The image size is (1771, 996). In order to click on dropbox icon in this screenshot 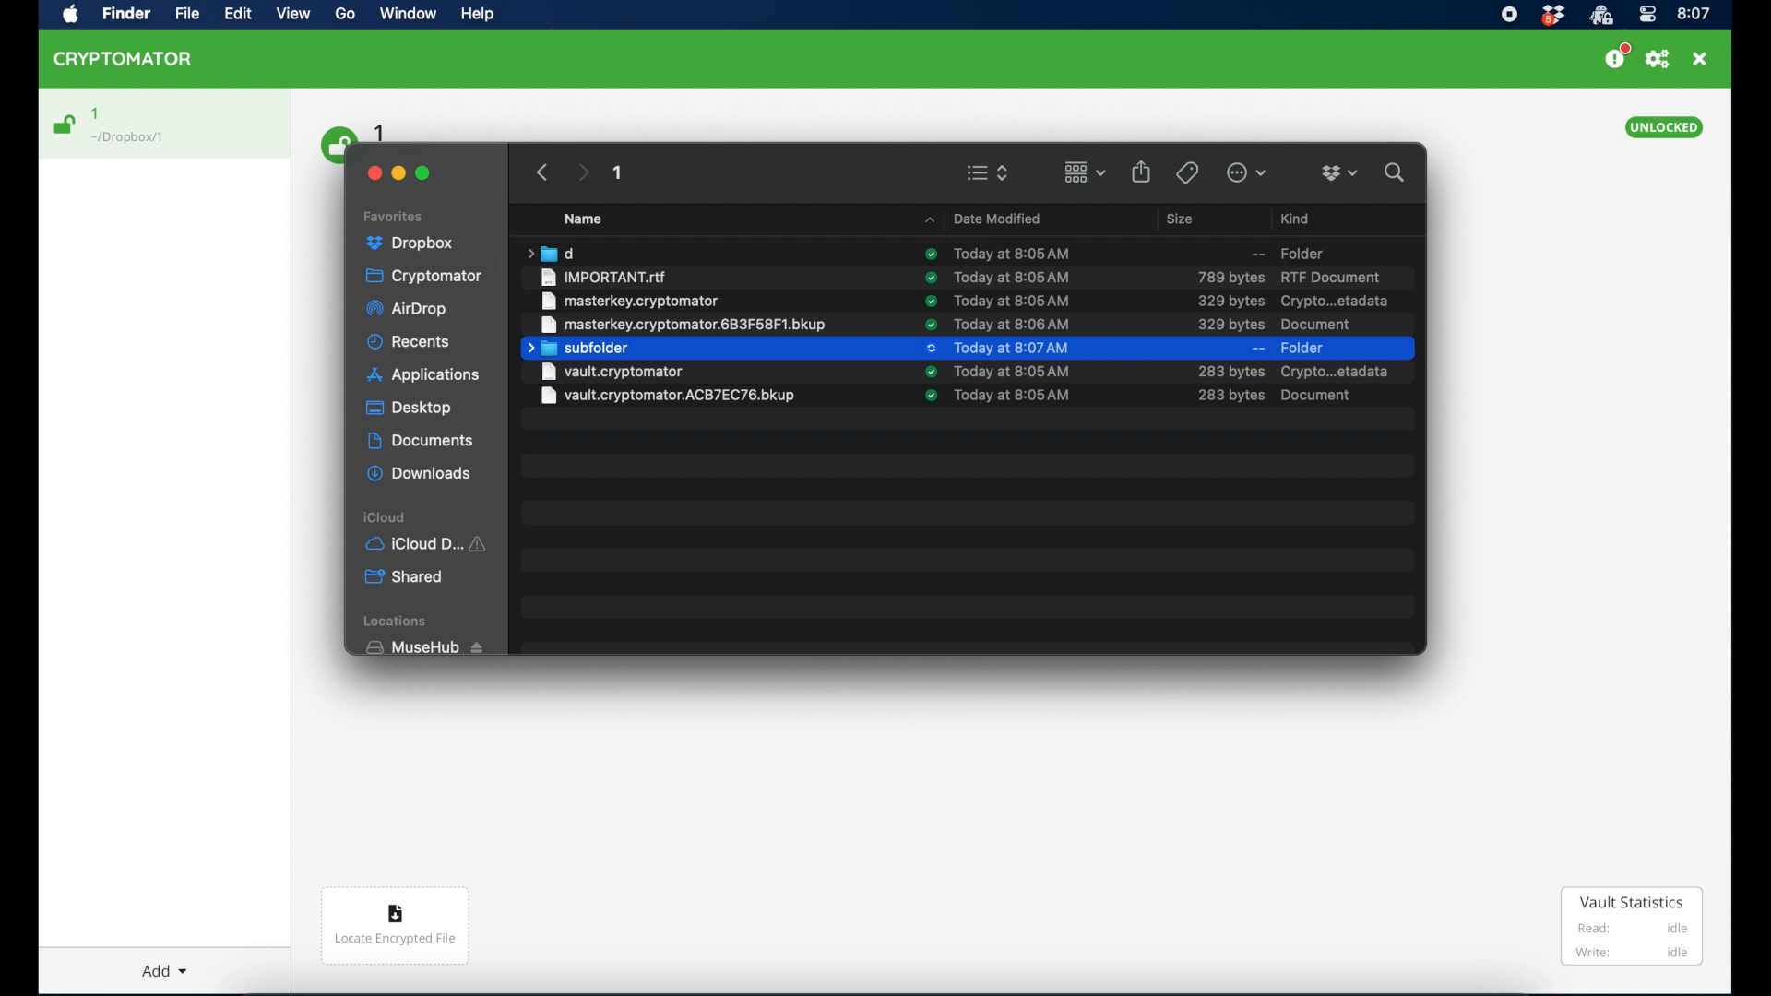, I will do `click(1552, 16)`.